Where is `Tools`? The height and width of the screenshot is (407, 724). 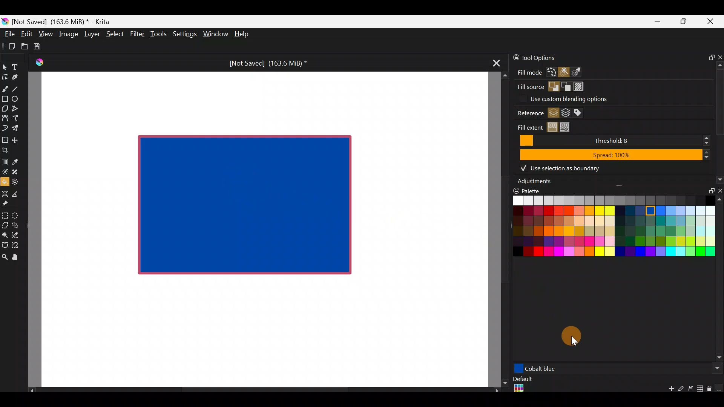 Tools is located at coordinates (157, 35).